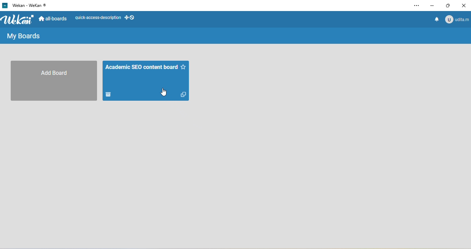 This screenshot has height=249, width=471. I want to click on logo, so click(19, 20).